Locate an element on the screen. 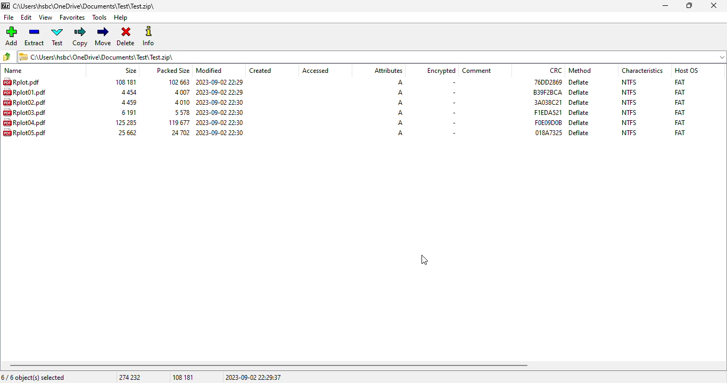 The width and height of the screenshot is (727, 383). attributes is located at coordinates (387, 71).